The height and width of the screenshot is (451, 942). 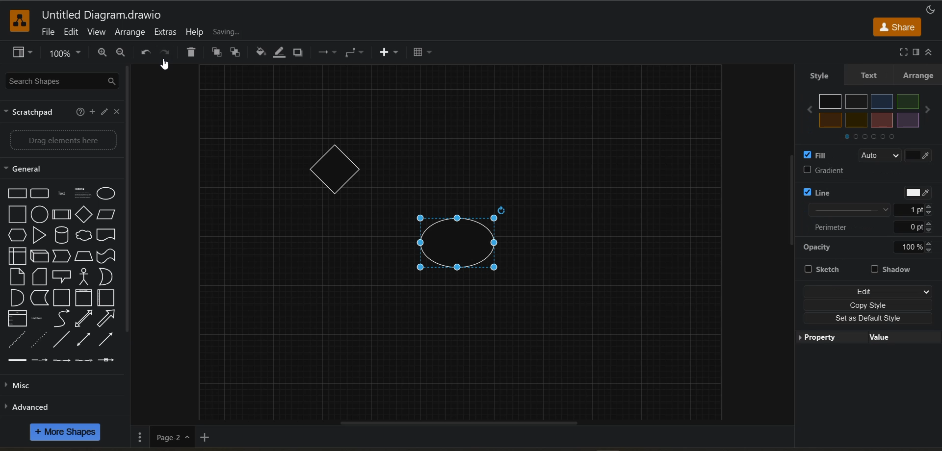 I want to click on gradient, so click(x=846, y=170).